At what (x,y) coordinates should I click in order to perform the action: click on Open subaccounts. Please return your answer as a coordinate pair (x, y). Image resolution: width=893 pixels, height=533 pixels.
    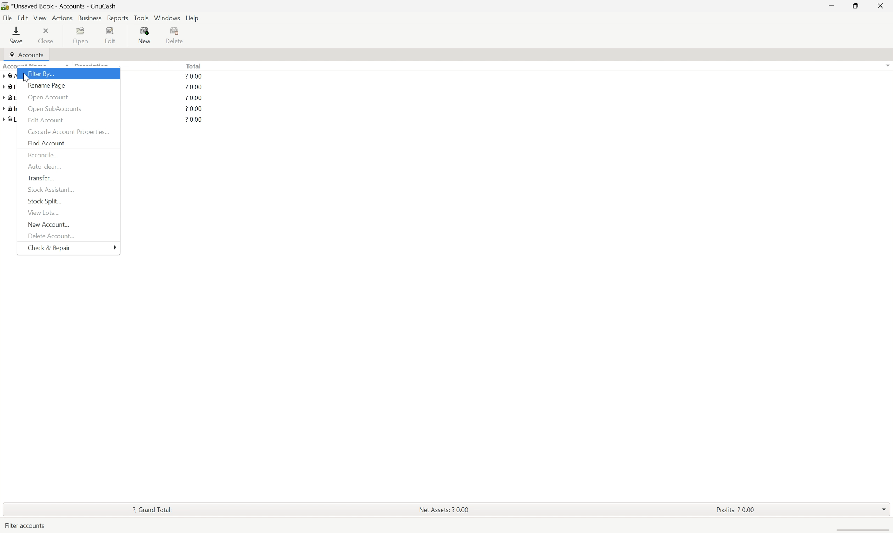
    Looking at the image, I should click on (56, 109).